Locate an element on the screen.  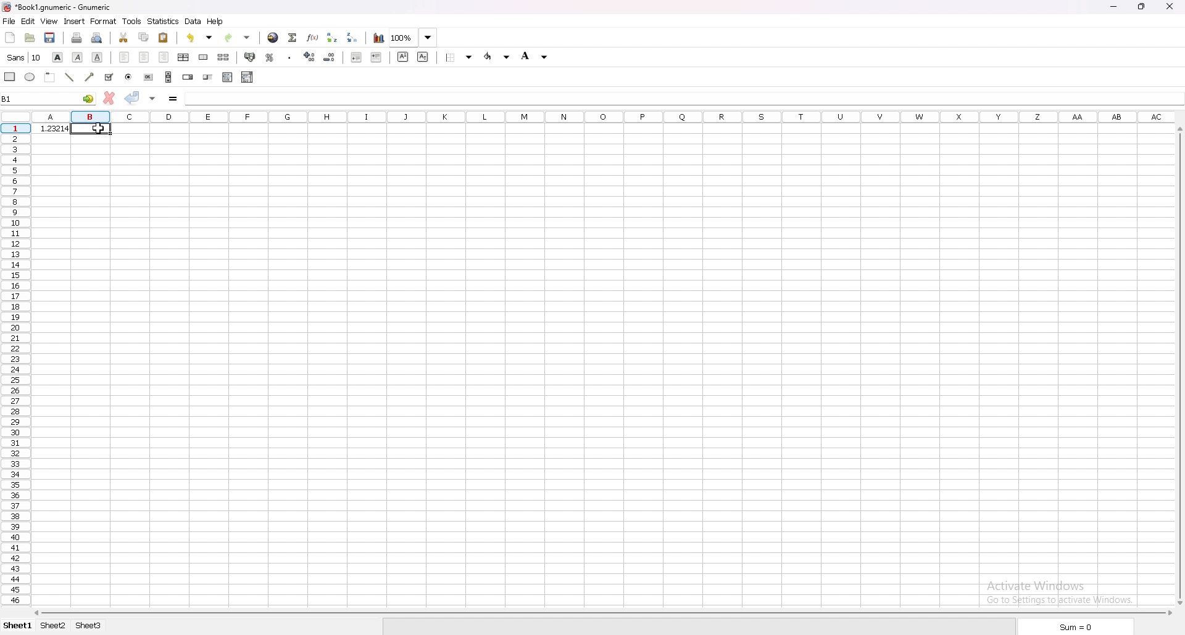
percentage is located at coordinates (271, 57).